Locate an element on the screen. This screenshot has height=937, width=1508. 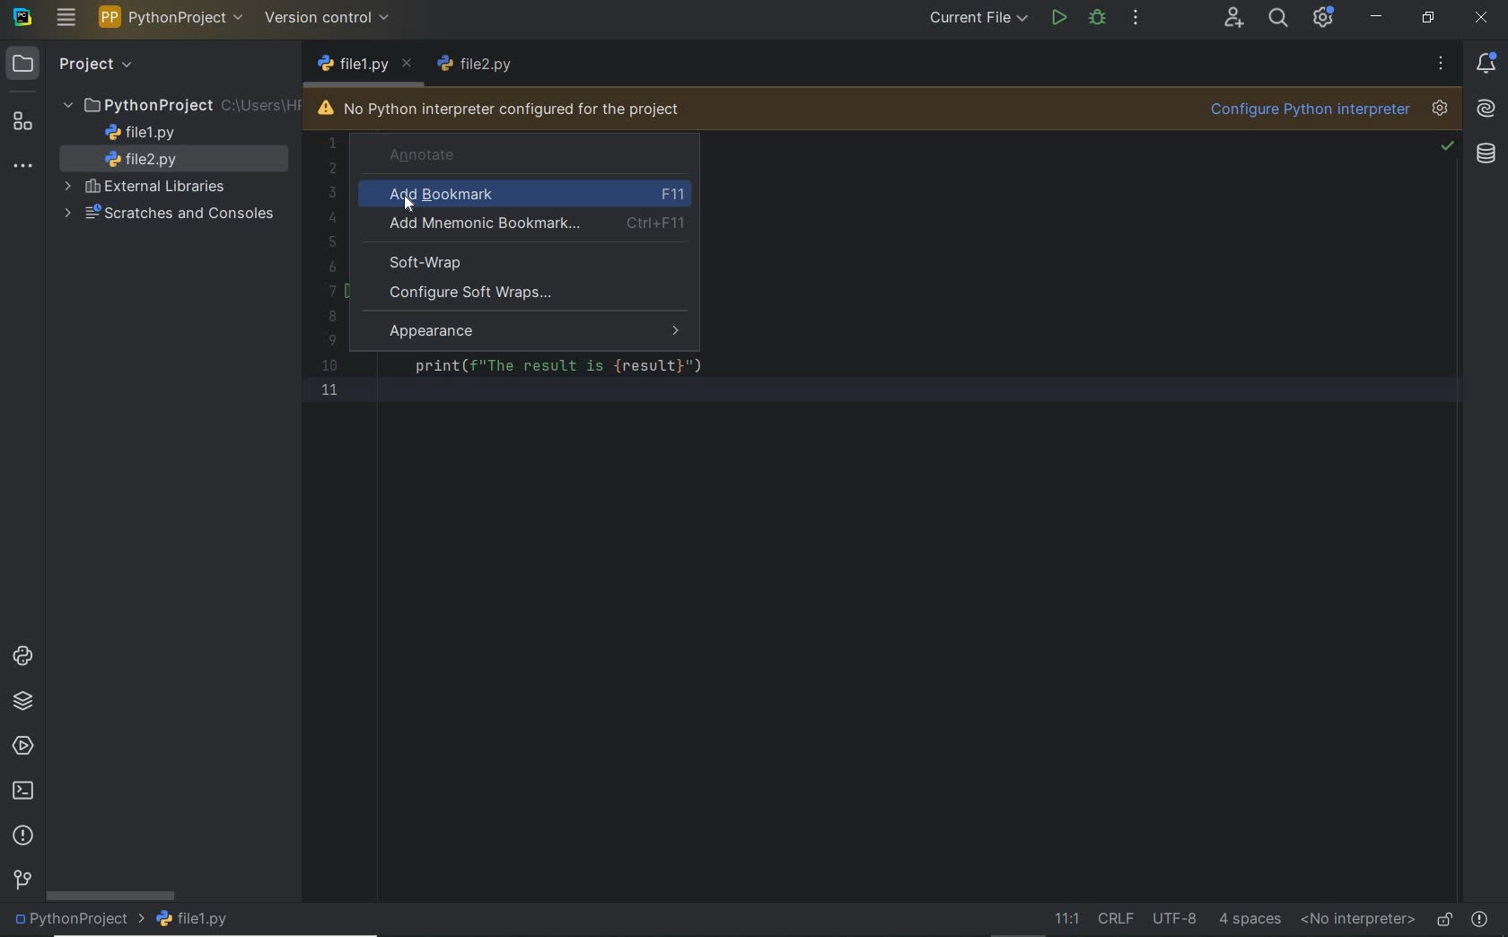
ide and project settings is located at coordinates (1325, 20).